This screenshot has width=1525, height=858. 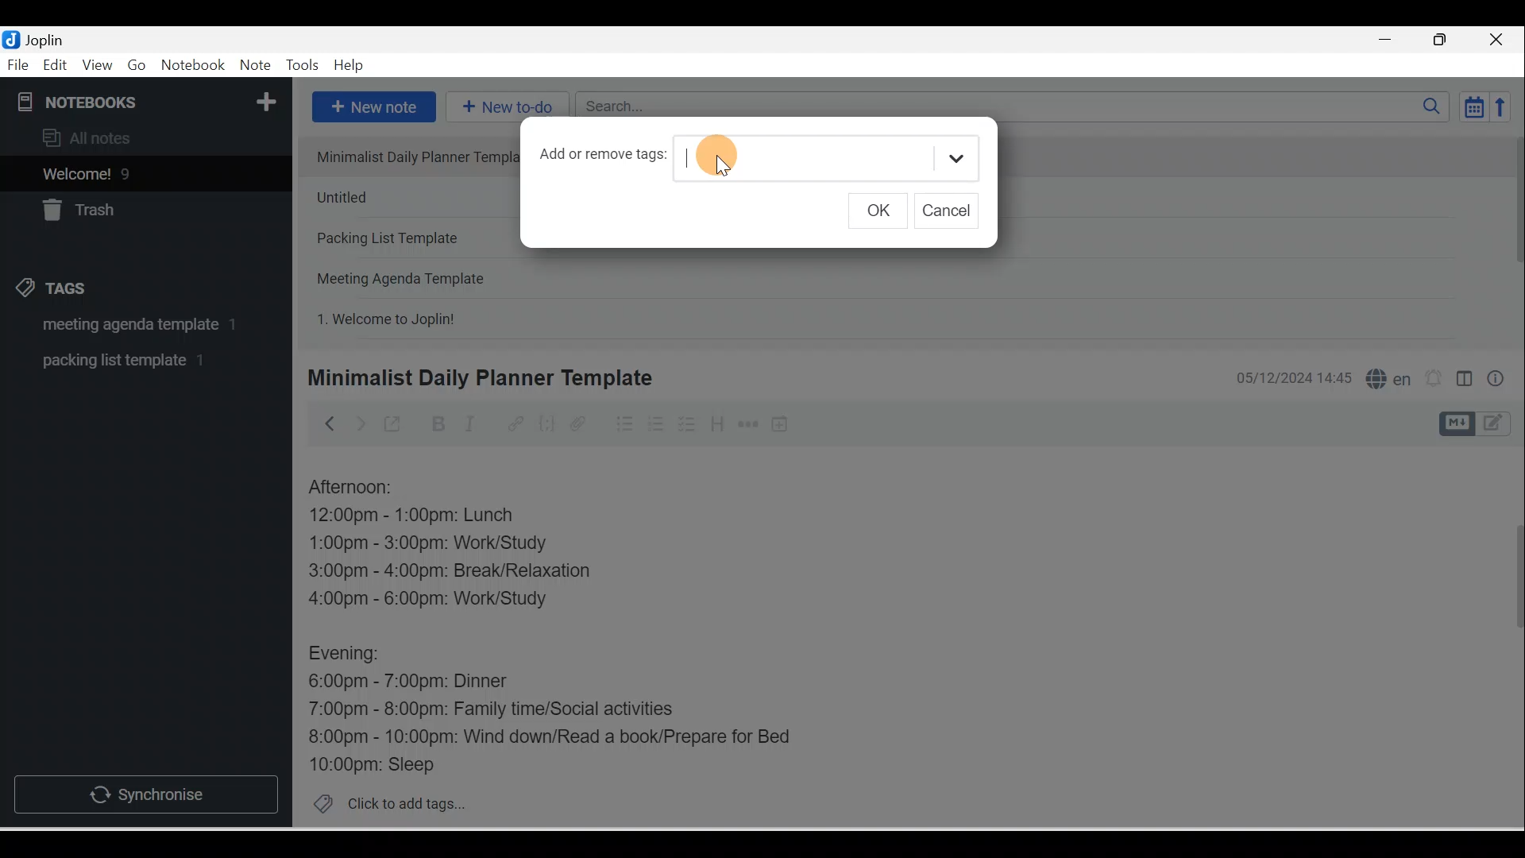 I want to click on File, so click(x=19, y=64).